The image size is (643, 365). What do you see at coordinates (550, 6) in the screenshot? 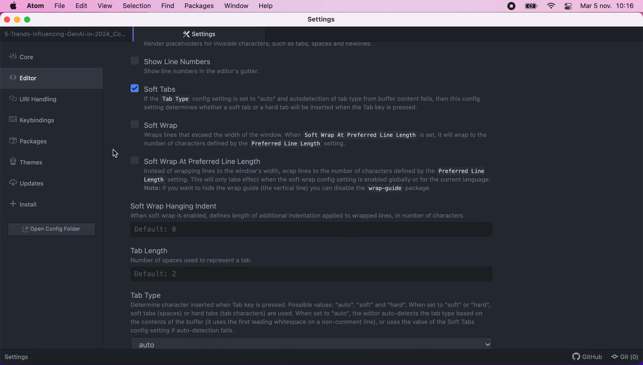
I see `wifi` at bounding box center [550, 6].